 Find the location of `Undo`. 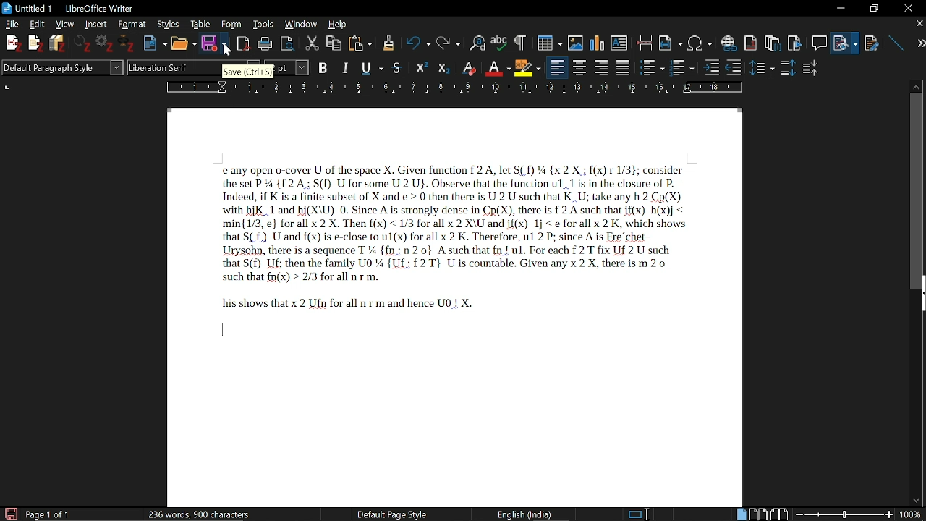

Undo is located at coordinates (414, 43).